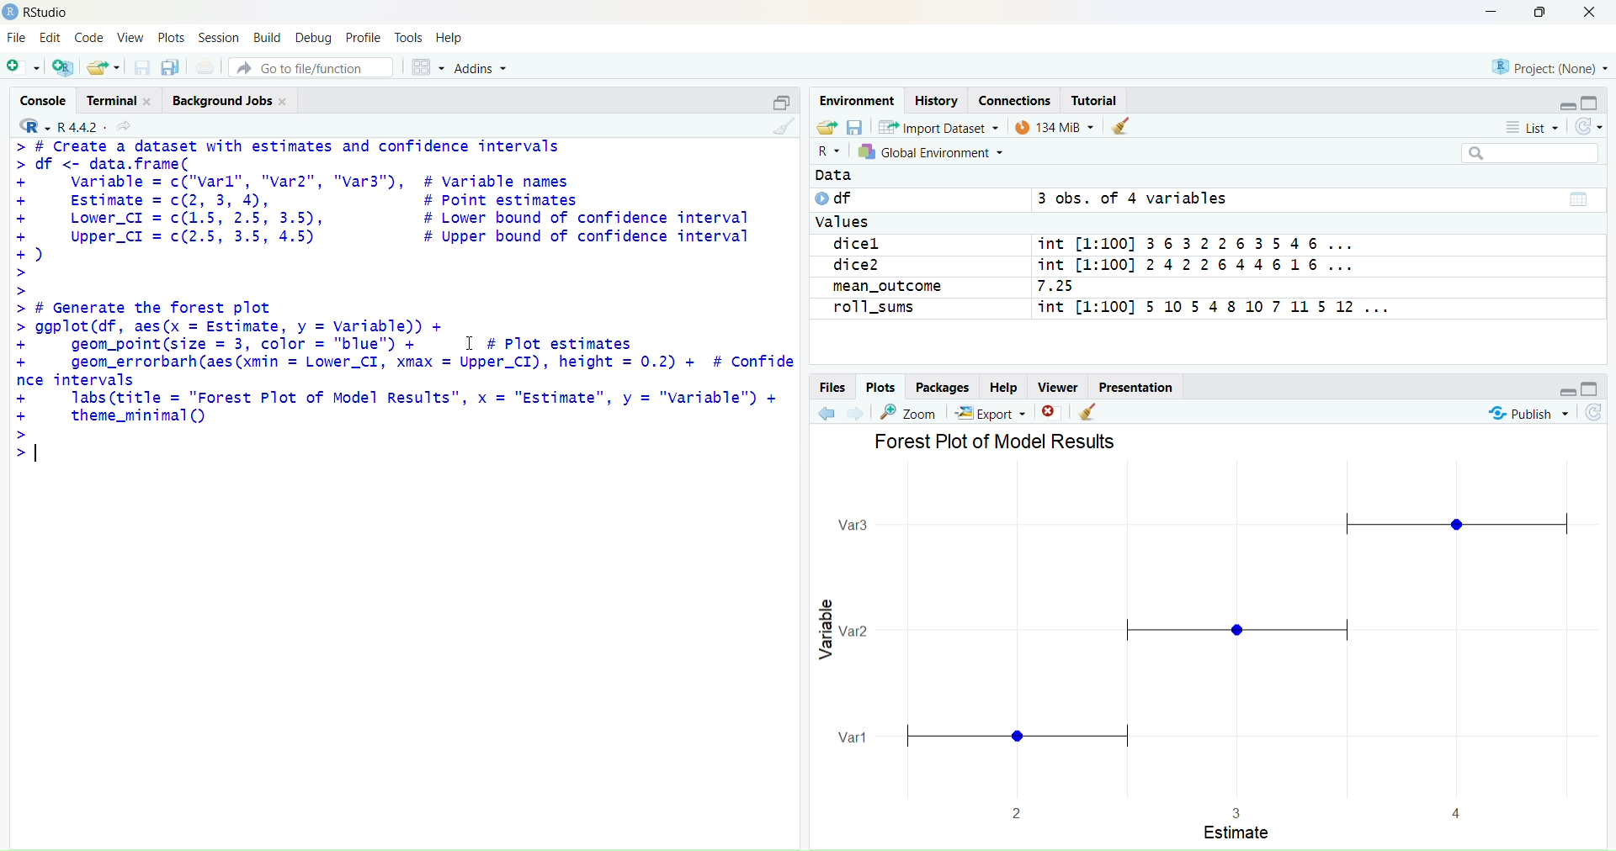 This screenshot has height=851, width=1616. I want to click on roll_sums int [1:100] 510548 107 115 12 ..., so click(1107, 309).